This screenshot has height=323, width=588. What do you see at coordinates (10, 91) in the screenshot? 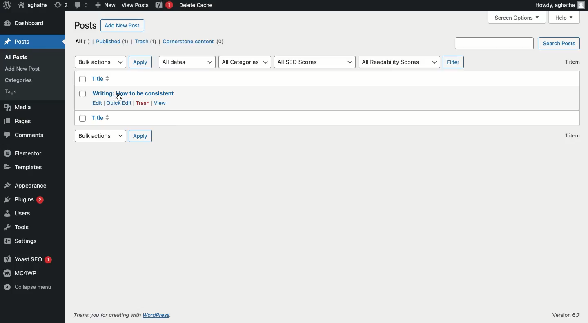
I see `Tags` at bounding box center [10, 91].